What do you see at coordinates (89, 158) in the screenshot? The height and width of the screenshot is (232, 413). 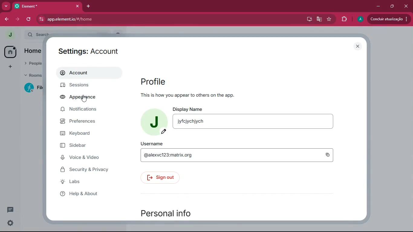 I see `voice` at bounding box center [89, 158].